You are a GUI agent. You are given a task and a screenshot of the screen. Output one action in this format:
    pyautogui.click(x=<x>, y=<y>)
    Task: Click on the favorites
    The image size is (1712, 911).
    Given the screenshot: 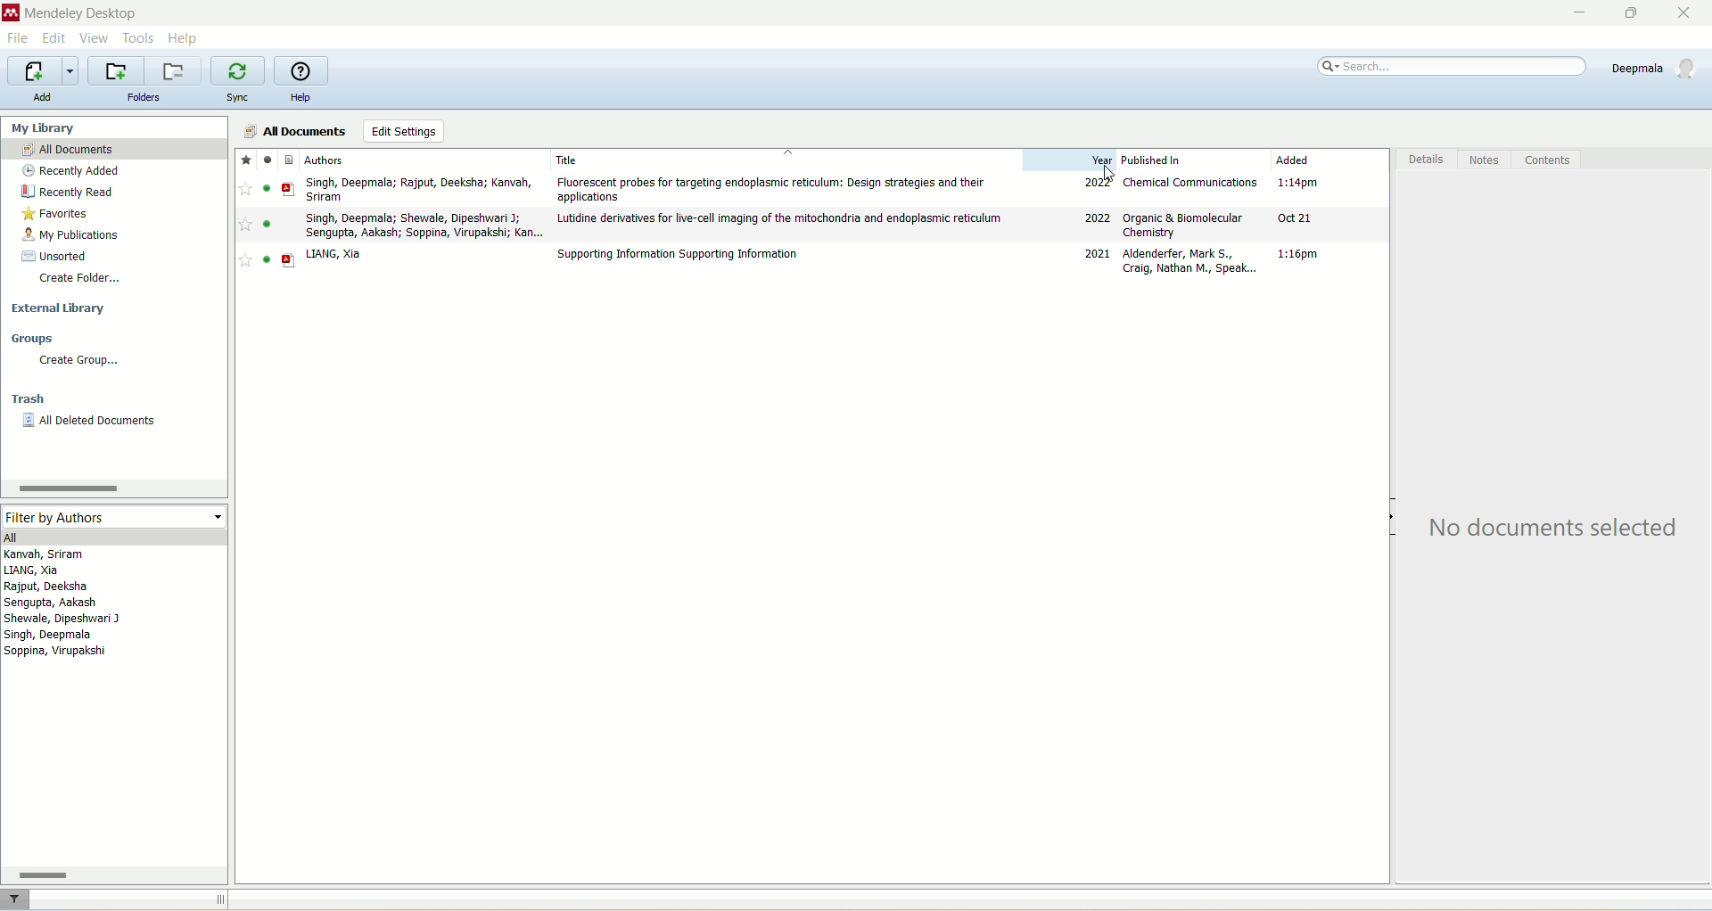 What is the action you would take?
    pyautogui.click(x=55, y=214)
    